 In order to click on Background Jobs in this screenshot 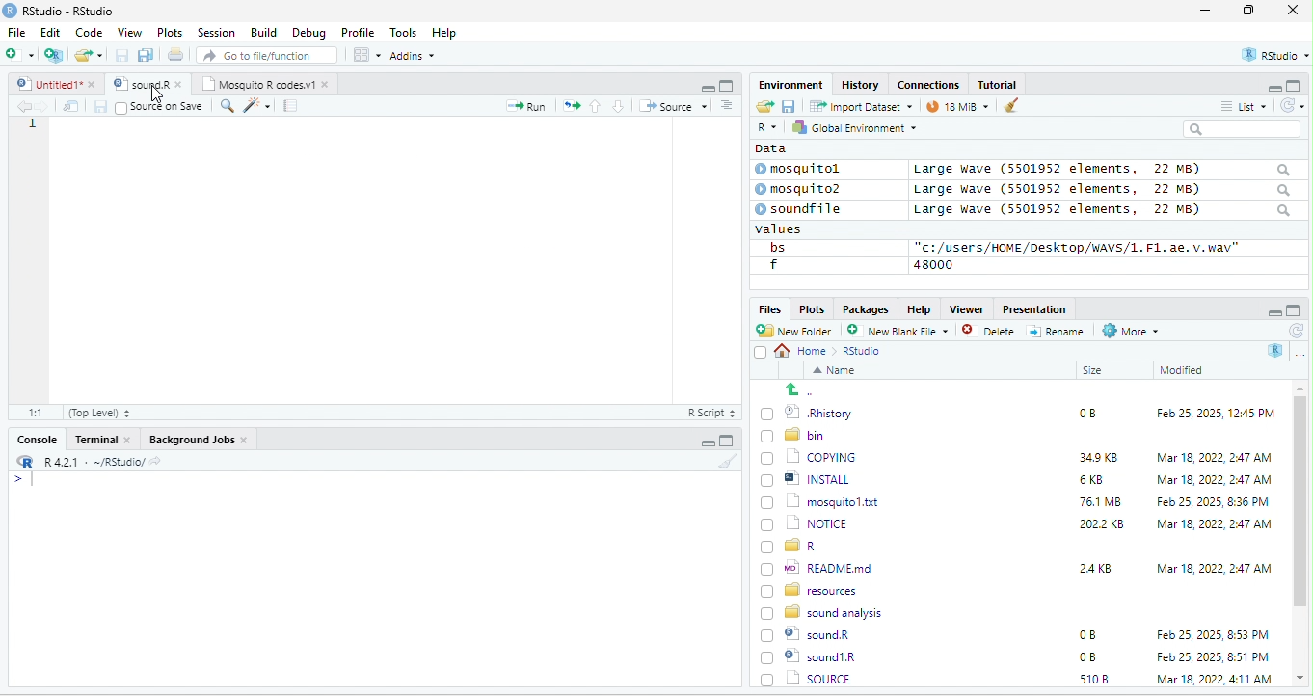, I will do `click(198, 439)`.